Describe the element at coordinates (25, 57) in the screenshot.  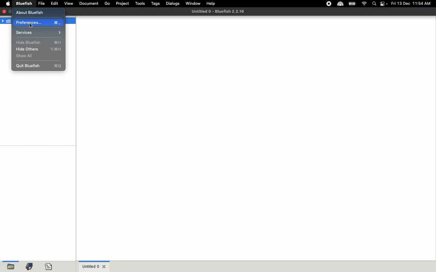
I see `Show all` at that location.